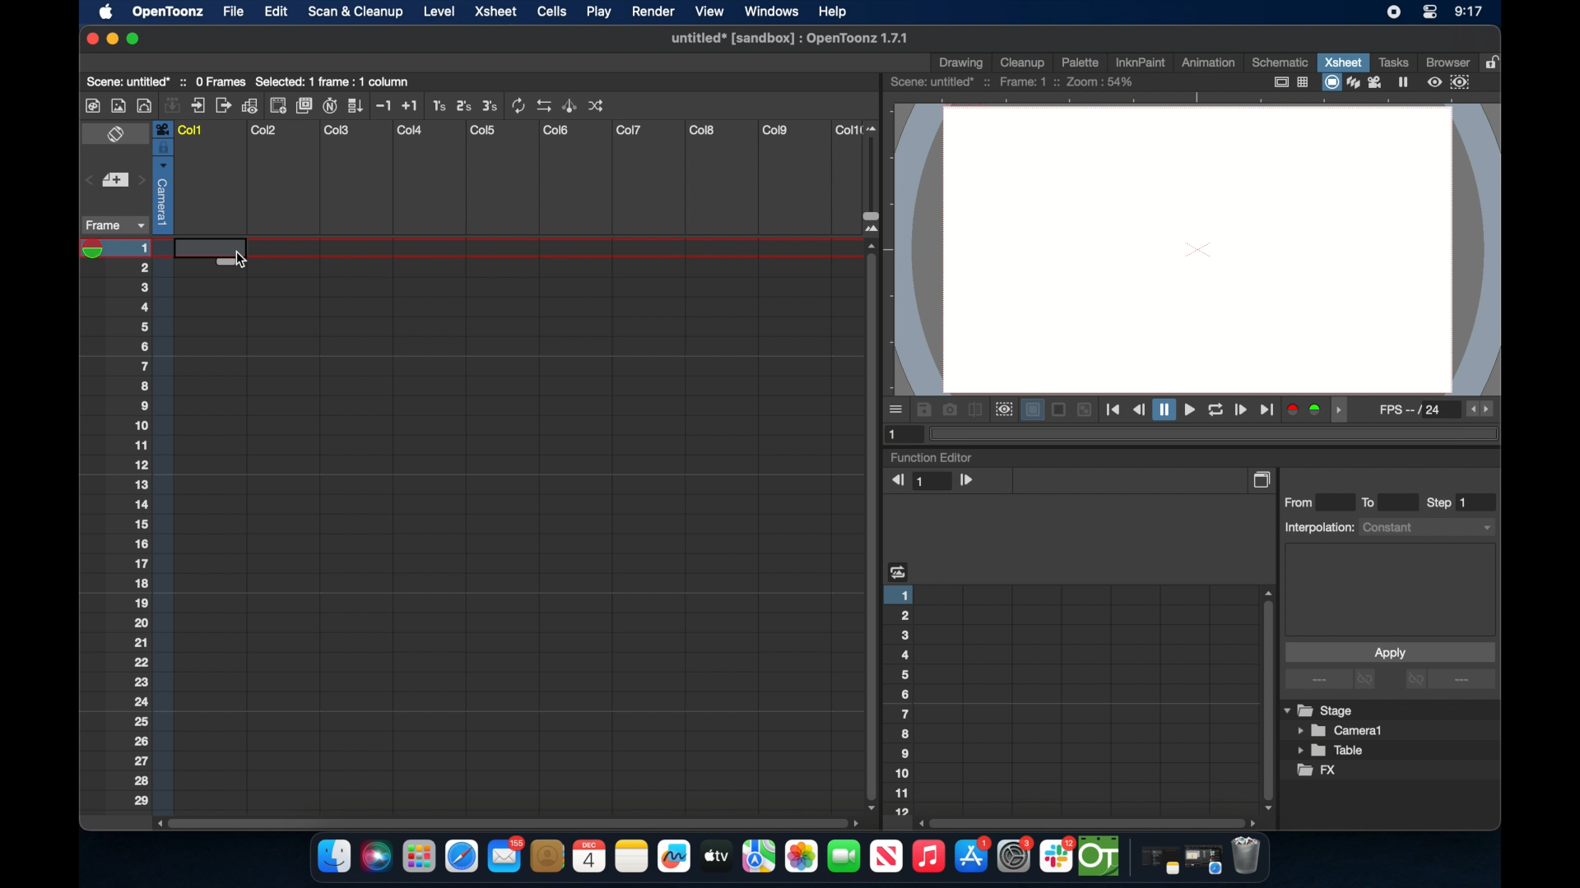 Image resolution: width=1580 pixels, height=888 pixels. Describe the element at coordinates (332, 857) in the screenshot. I see `finder` at that location.